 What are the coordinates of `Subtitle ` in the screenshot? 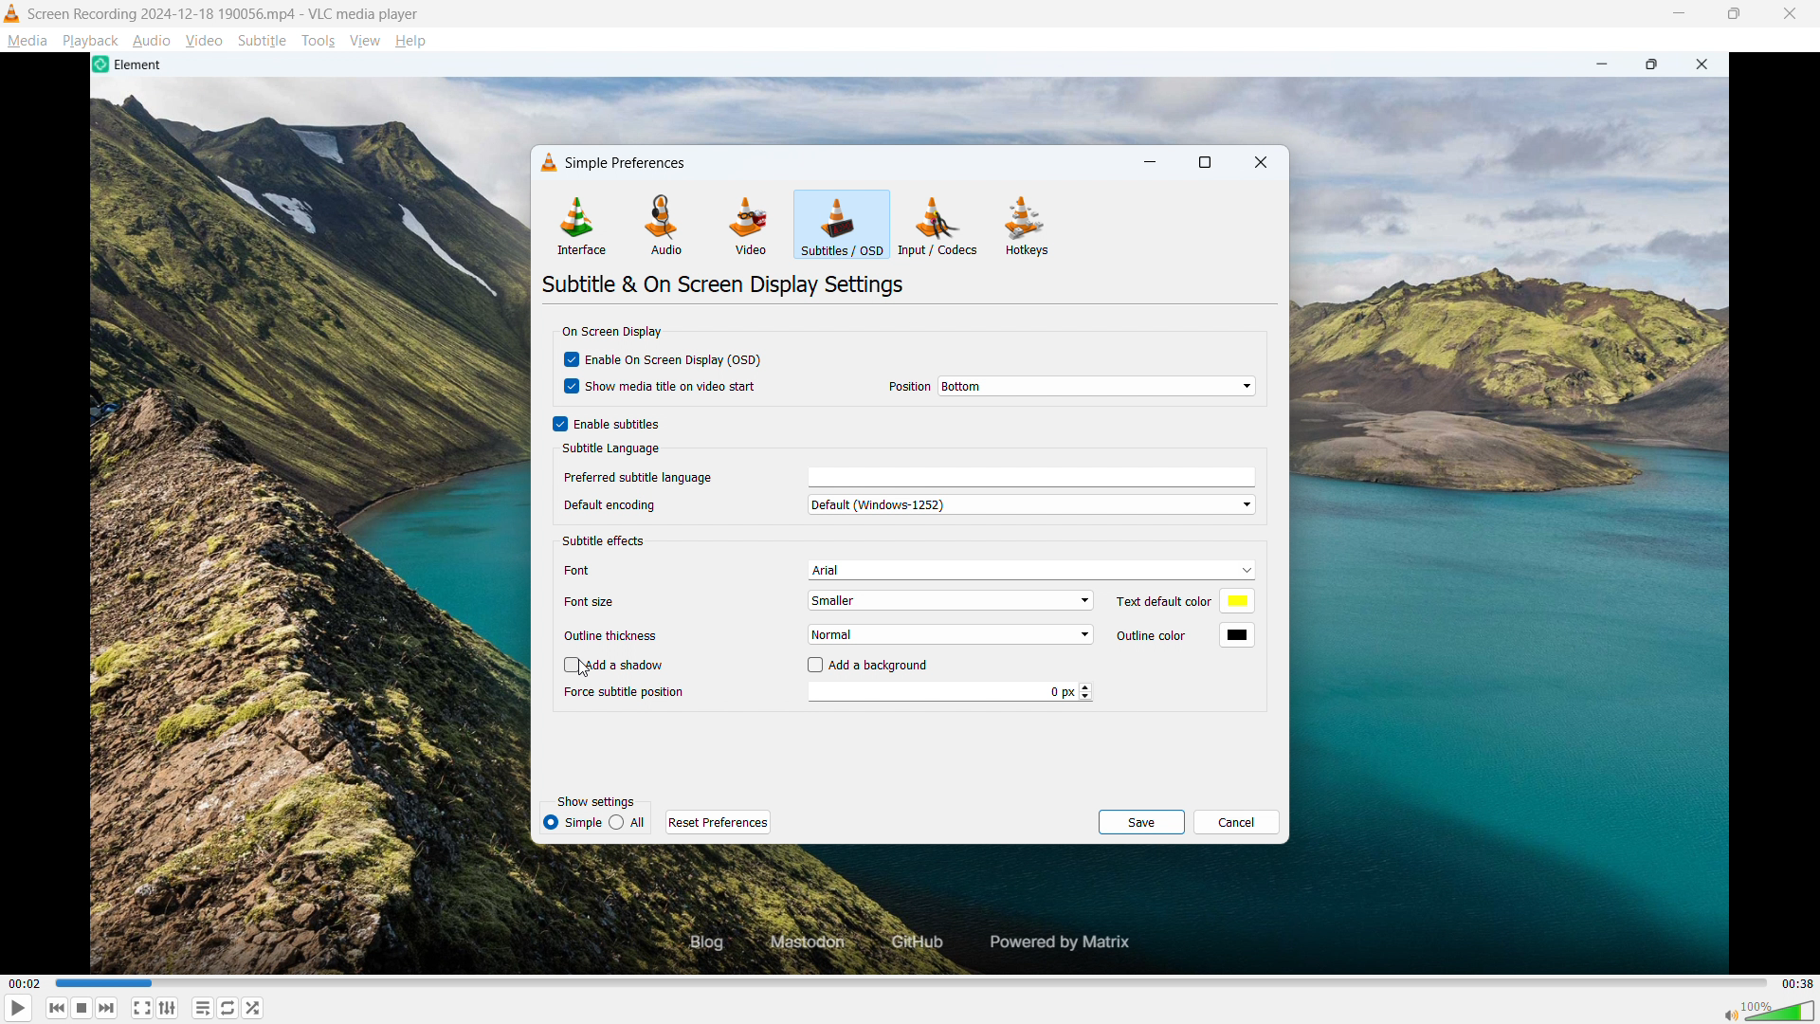 It's located at (263, 41).